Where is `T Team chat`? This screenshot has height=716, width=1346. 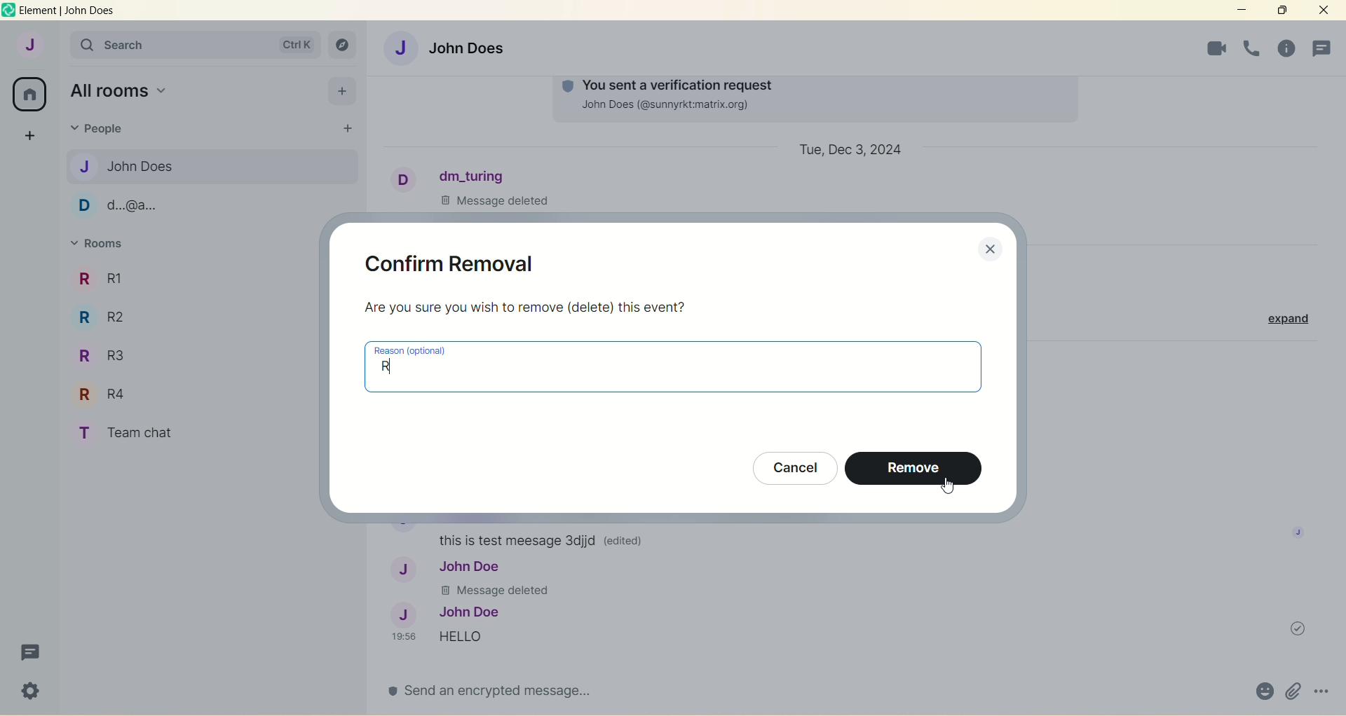 T Team chat is located at coordinates (138, 431).